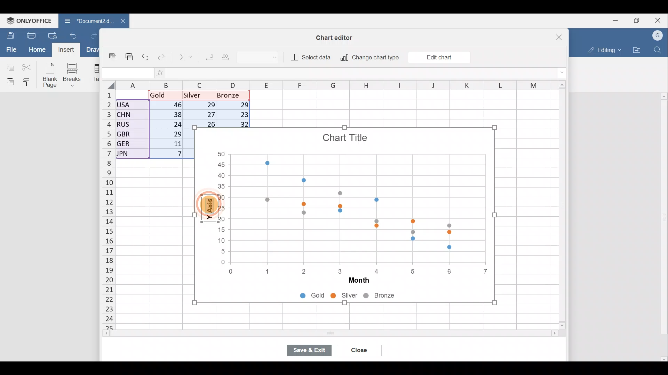 This screenshot has height=375, width=668. Describe the element at coordinates (337, 36) in the screenshot. I see `Chart editor` at that location.